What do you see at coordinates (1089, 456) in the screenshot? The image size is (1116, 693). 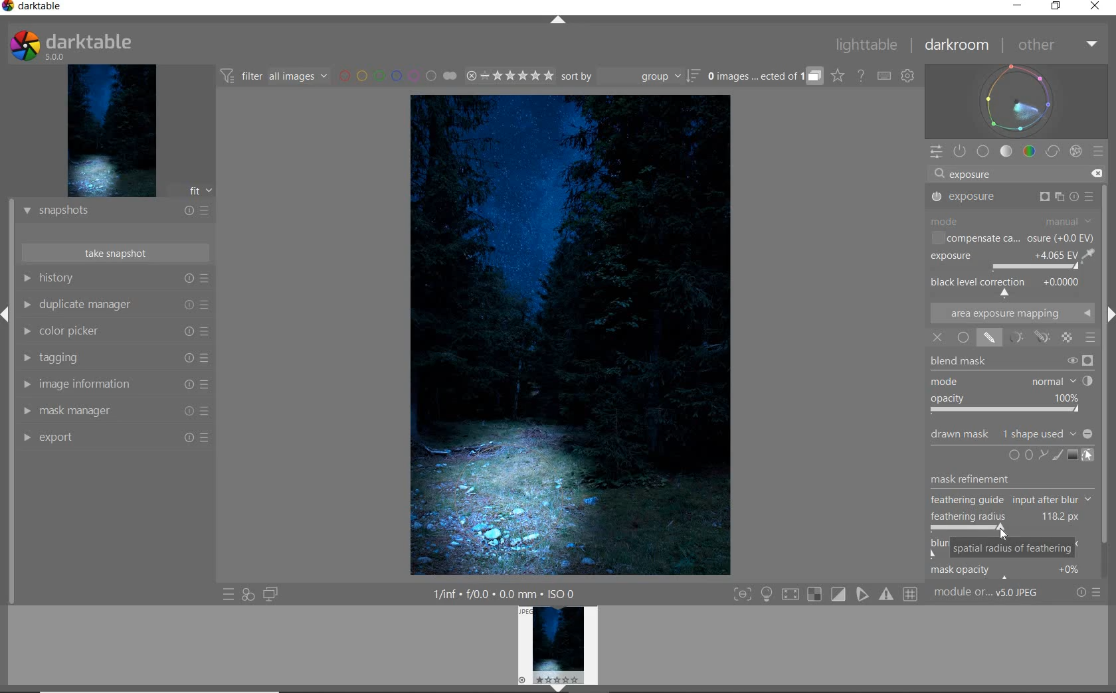 I see `SHOW & EDIT MASK ELEMENTS` at bounding box center [1089, 456].